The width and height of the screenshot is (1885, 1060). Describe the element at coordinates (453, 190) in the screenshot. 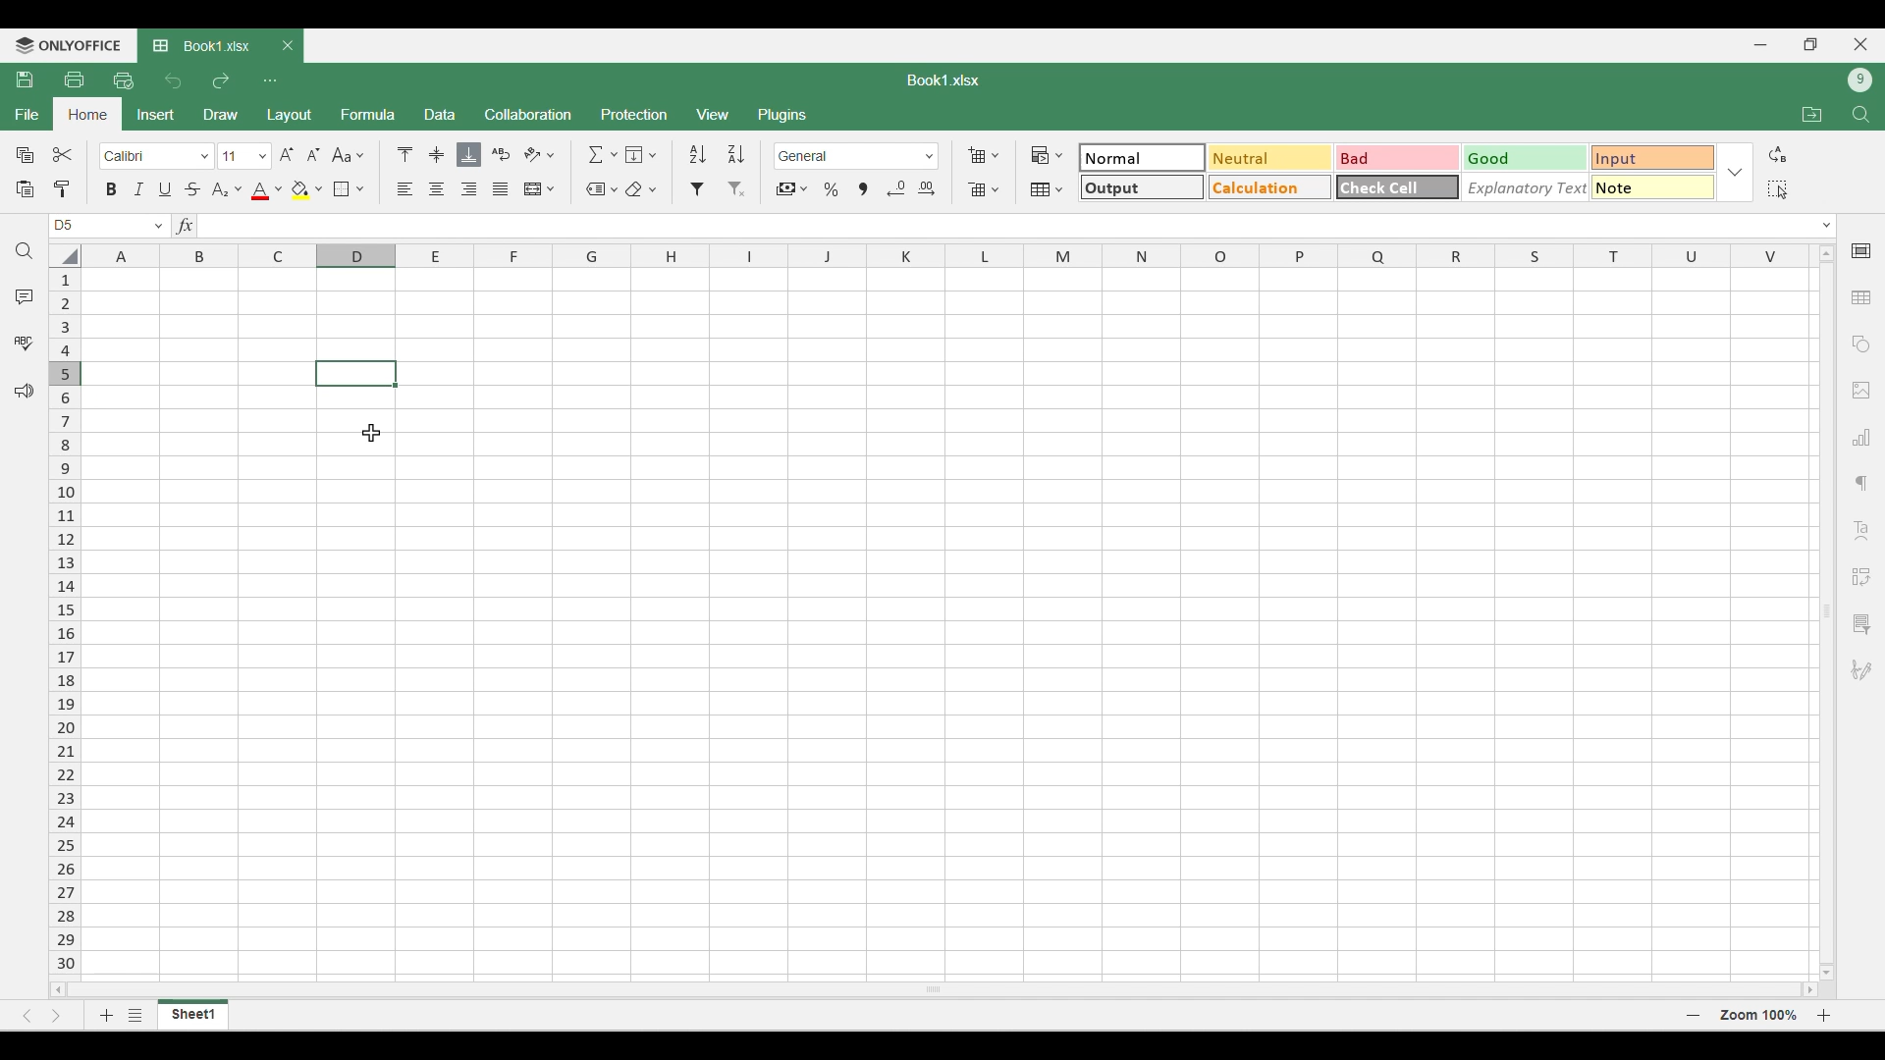

I see `Alignment options` at that location.